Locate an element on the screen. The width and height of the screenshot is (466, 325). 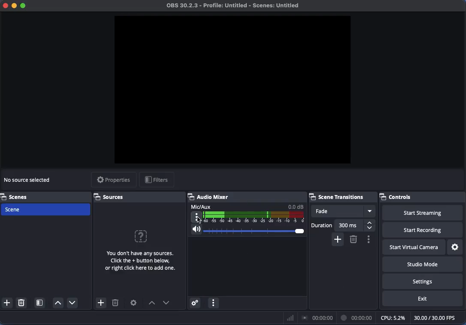
Volume is located at coordinates (247, 231).